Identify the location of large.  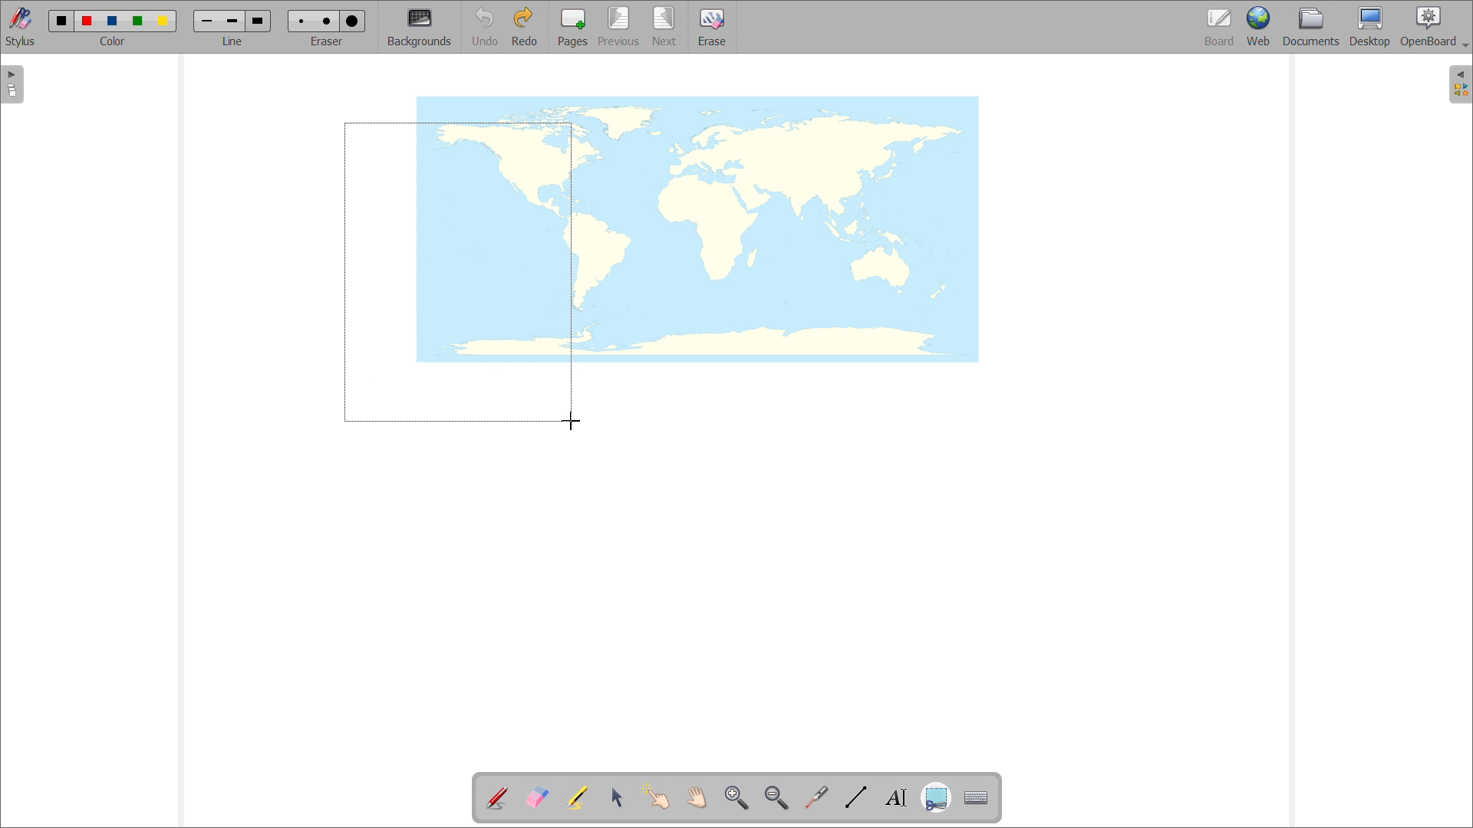
(351, 21).